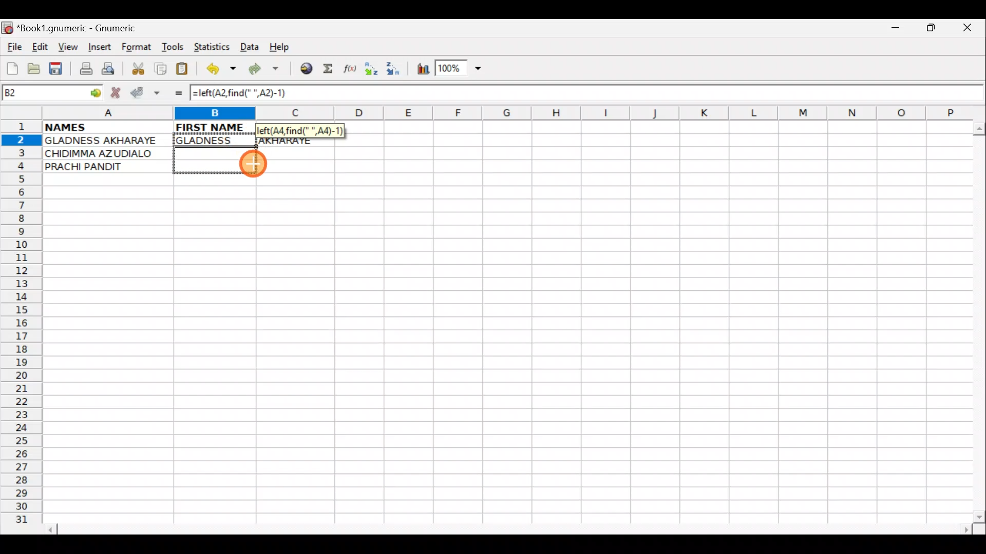  What do you see at coordinates (161, 68) in the screenshot?
I see `Copy selection` at bounding box center [161, 68].